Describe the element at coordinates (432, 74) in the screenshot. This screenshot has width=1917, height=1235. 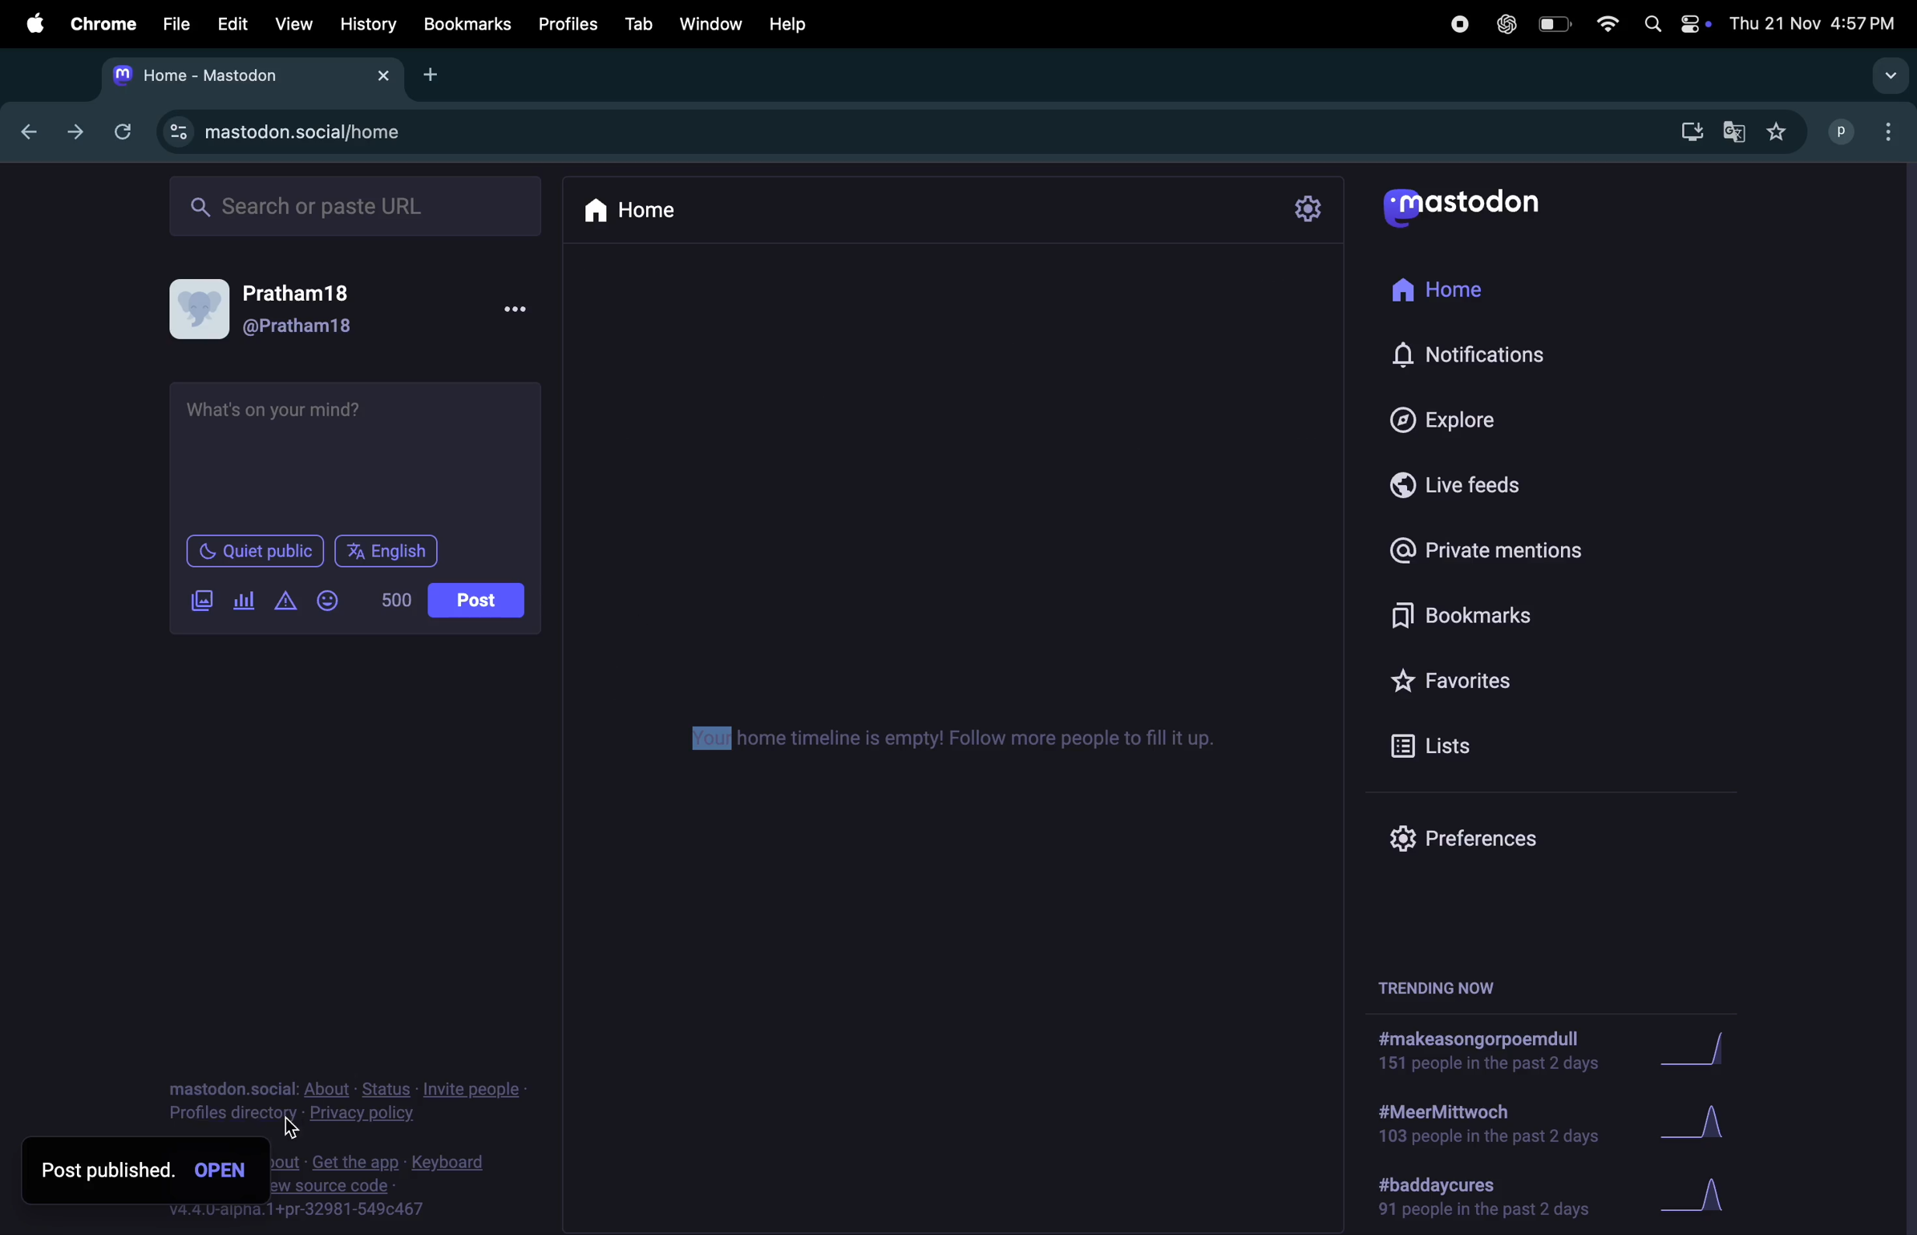
I see `Add new tab` at that location.